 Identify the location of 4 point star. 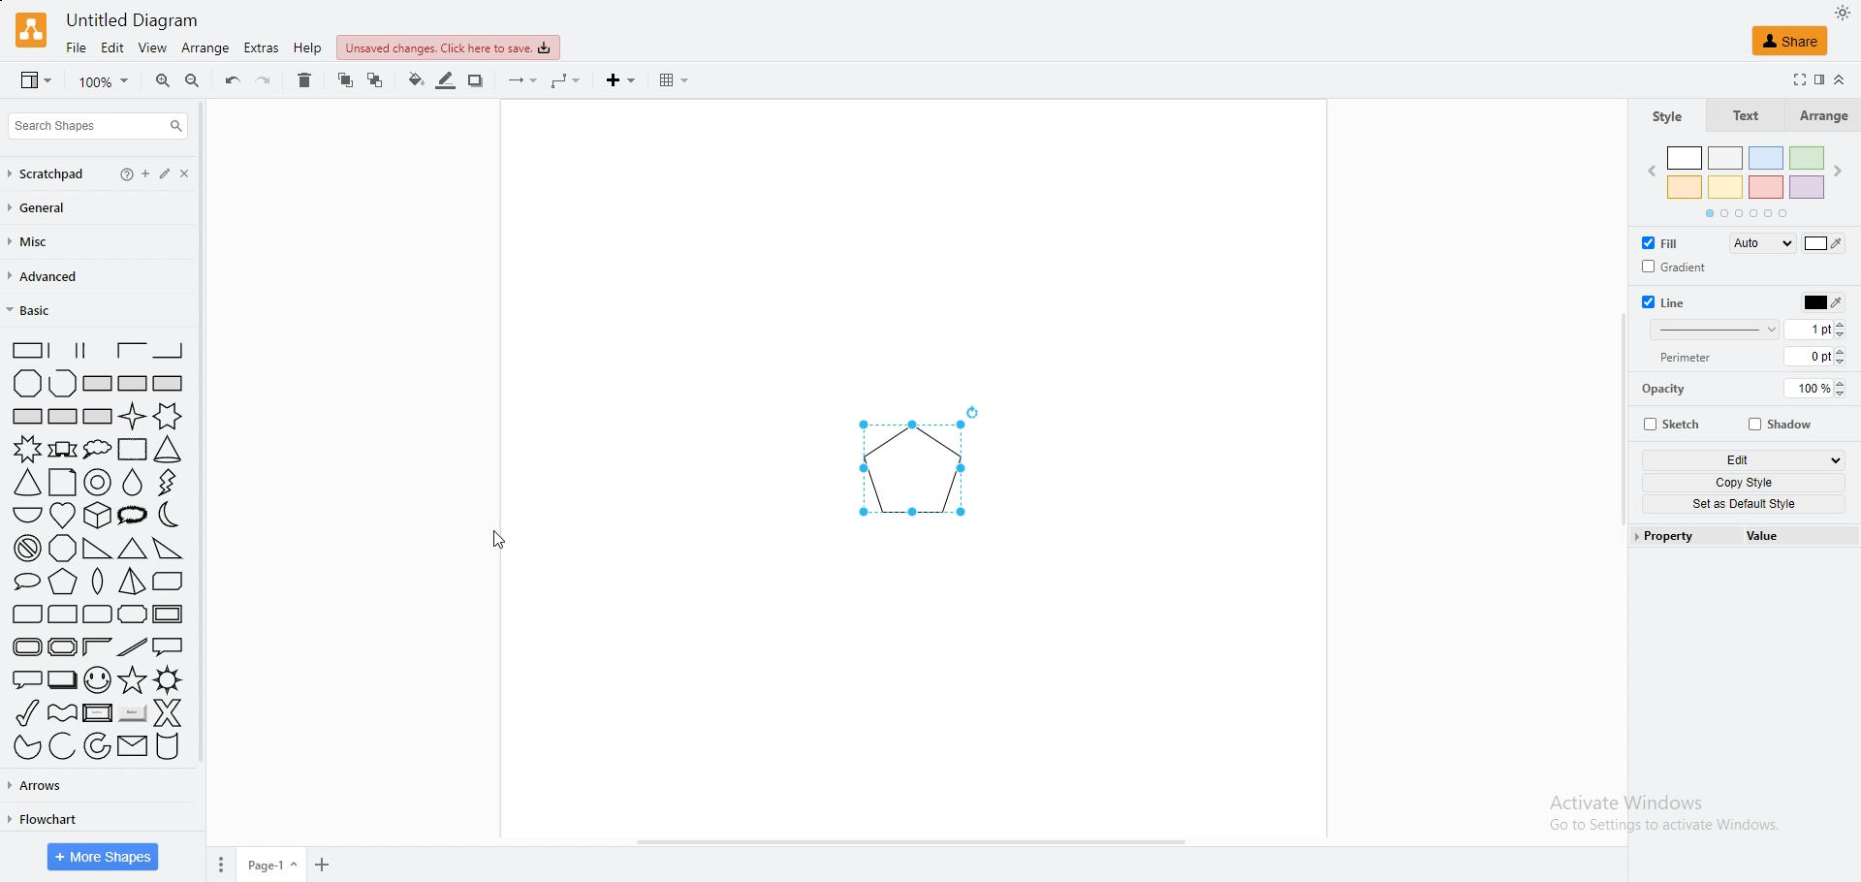
(133, 416).